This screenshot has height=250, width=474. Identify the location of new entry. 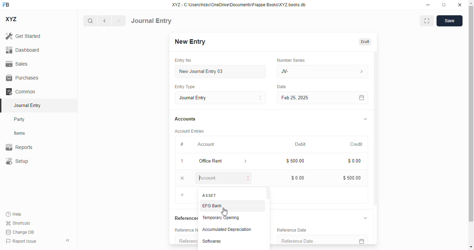
(189, 41).